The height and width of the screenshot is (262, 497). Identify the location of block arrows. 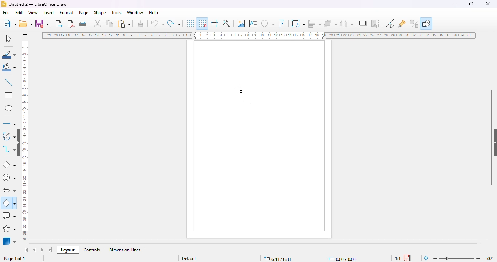
(9, 190).